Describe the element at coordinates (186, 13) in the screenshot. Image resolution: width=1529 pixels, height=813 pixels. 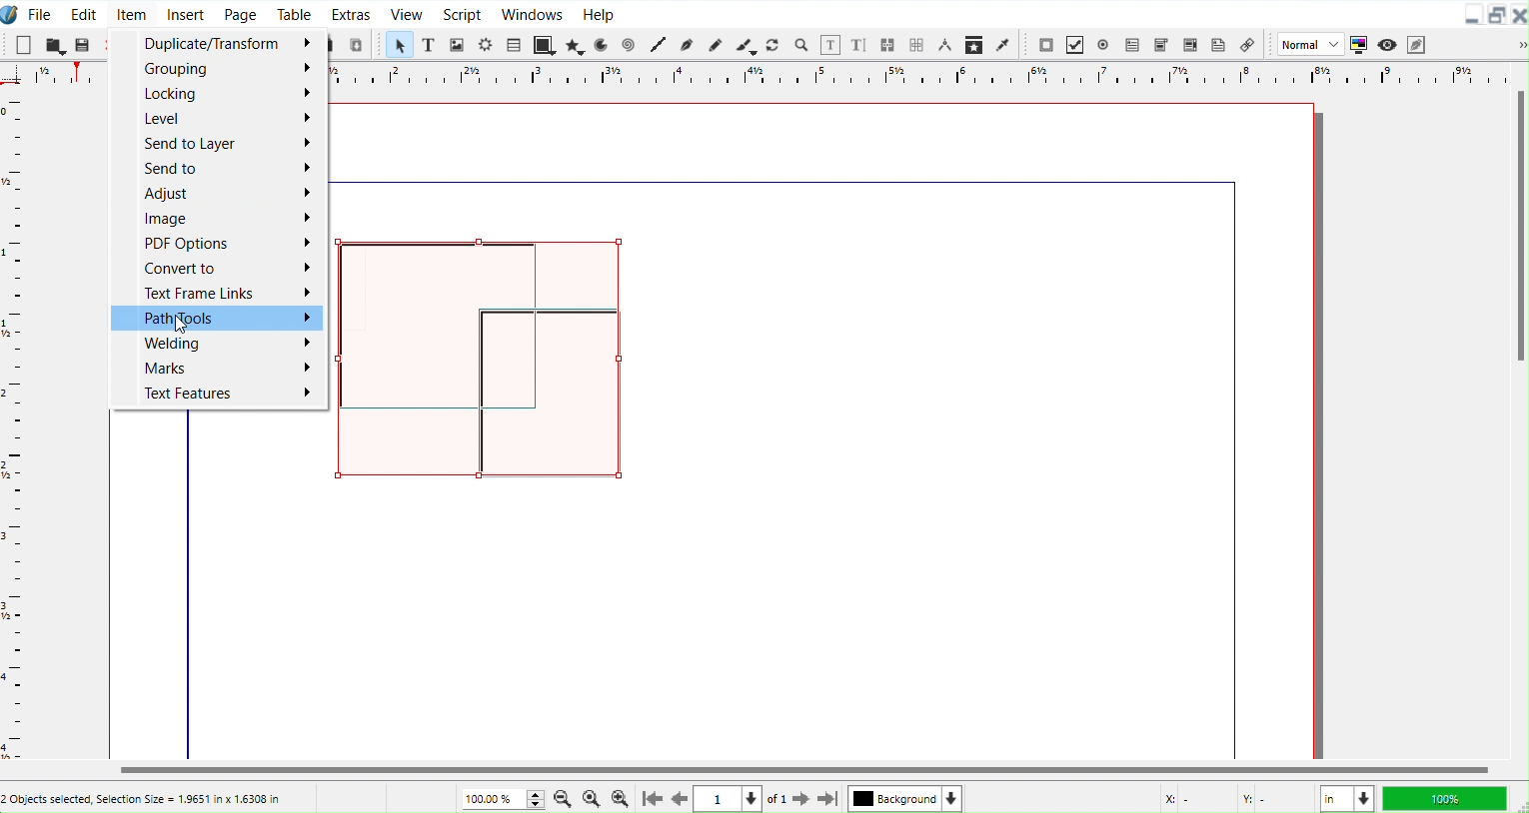
I see `Insert` at that location.